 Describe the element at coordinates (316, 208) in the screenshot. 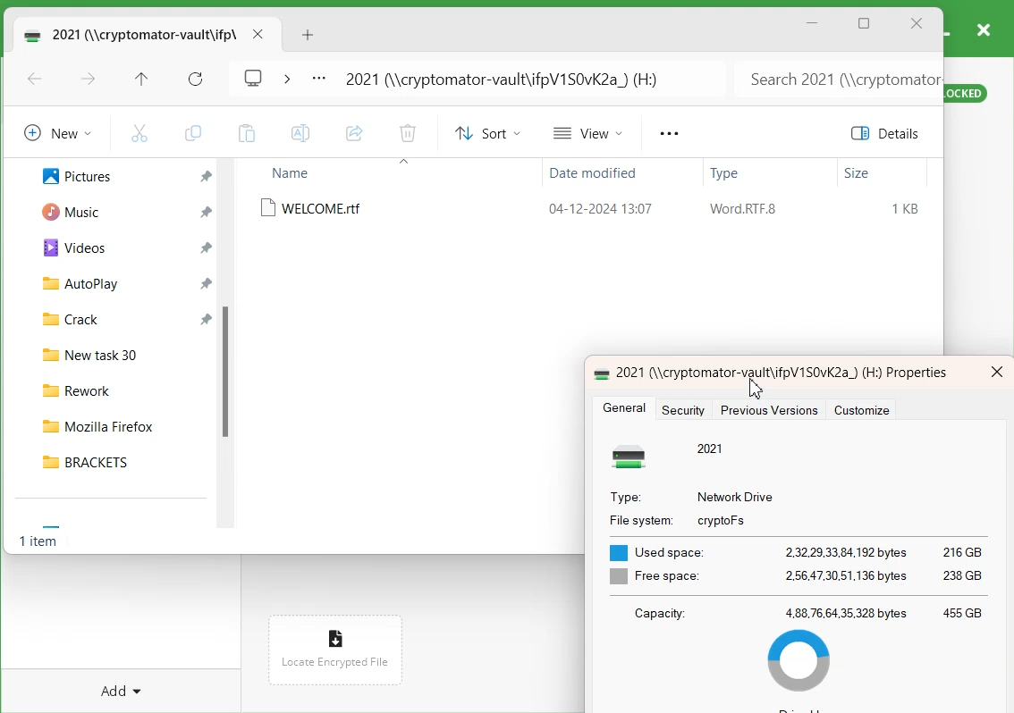

I see `Welcome.rtf` at that location.